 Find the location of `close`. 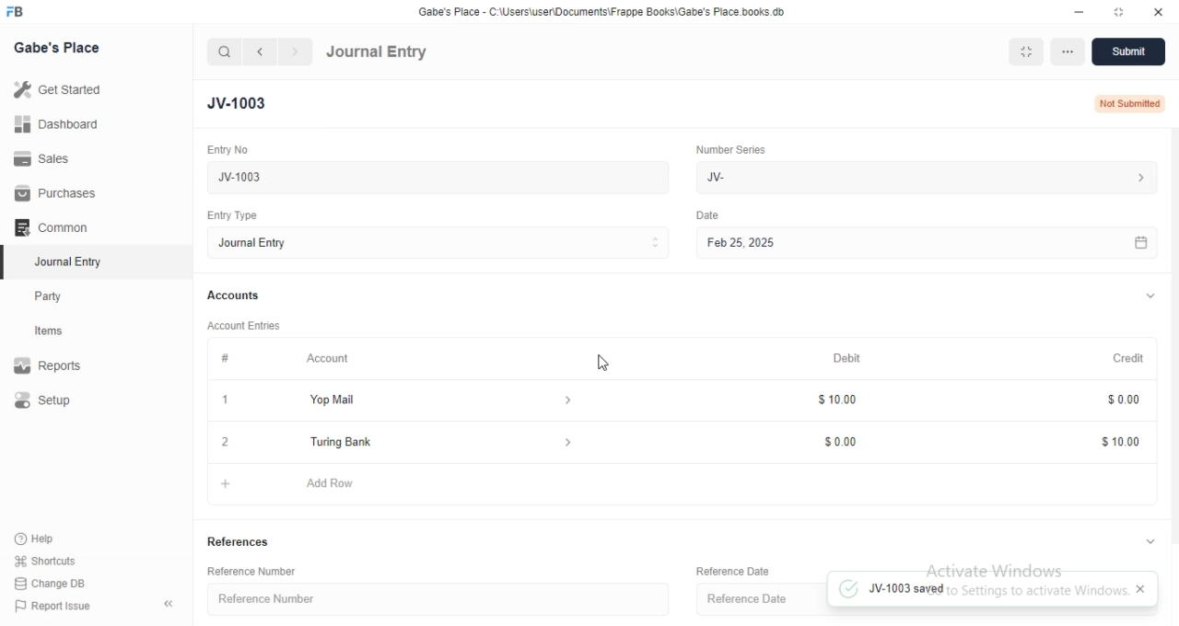

close is located at coordinates (1157, 10).